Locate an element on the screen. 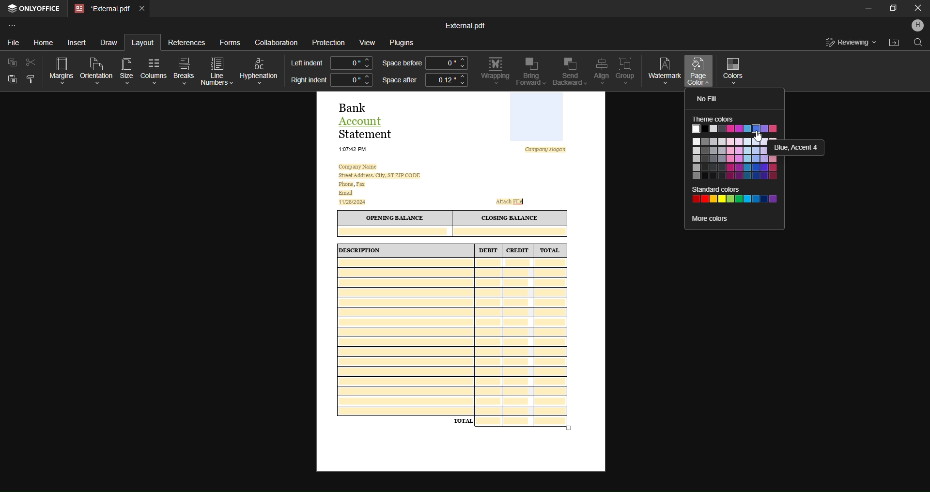 Image resolution: width=930 pixels, height=492 pixels. View is located at coordinates (367, 42).